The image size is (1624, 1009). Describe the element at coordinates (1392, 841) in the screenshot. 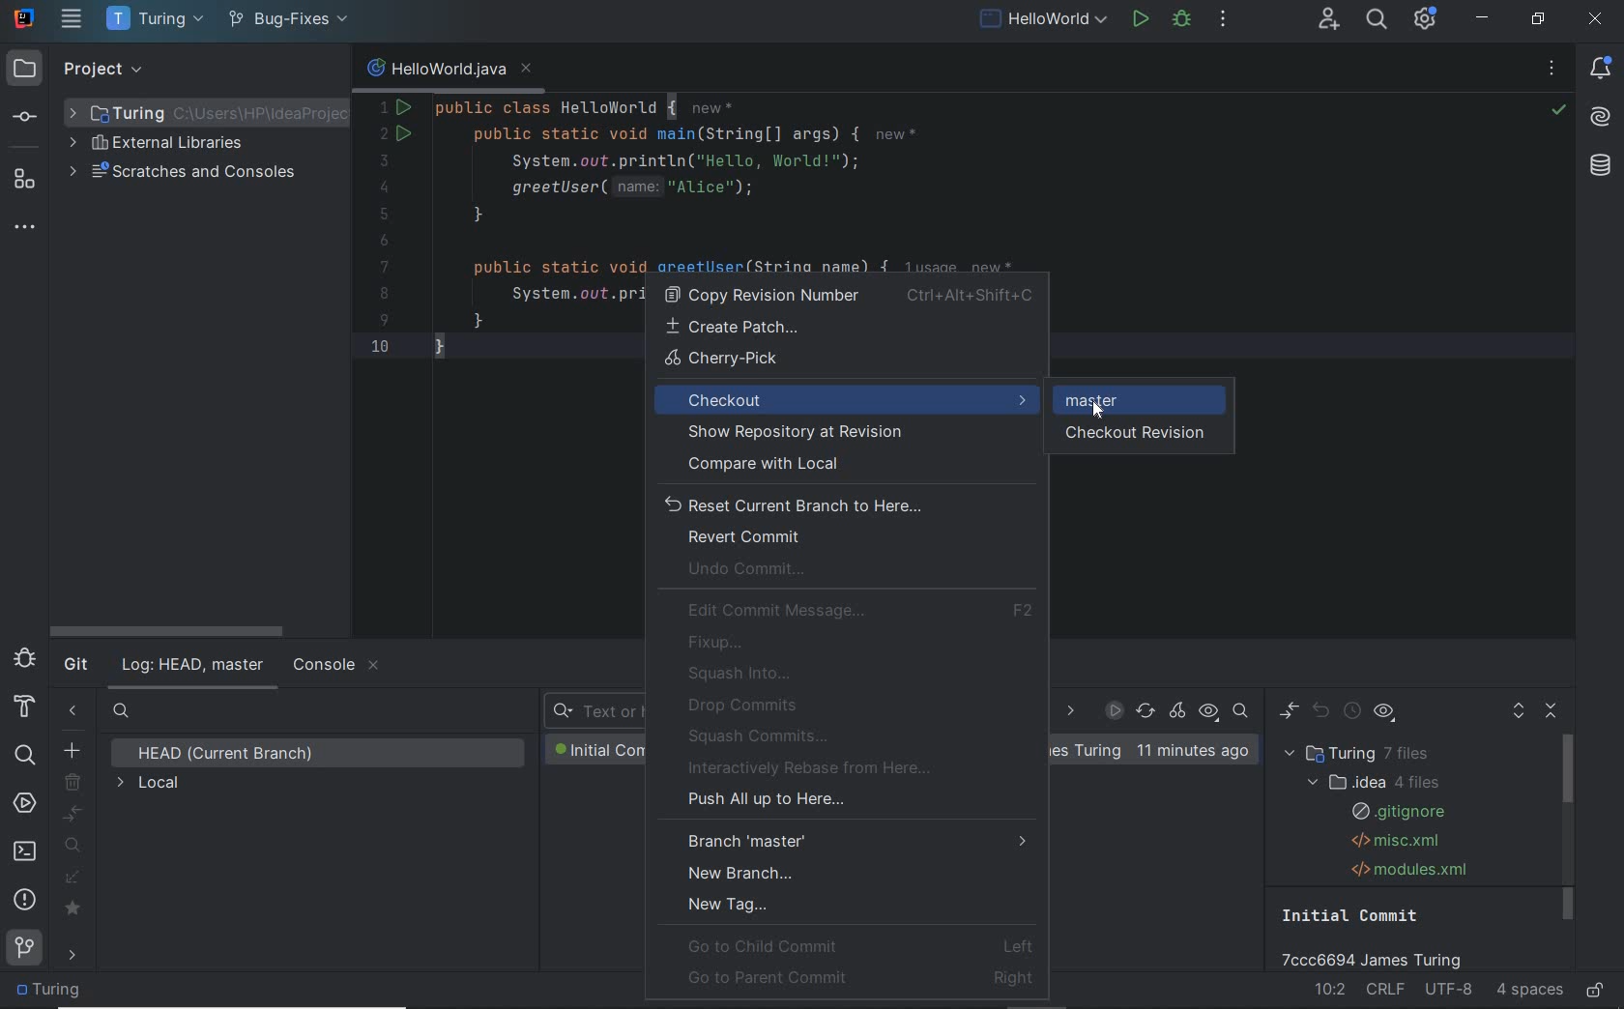

I see `.misc.xml` at that location.